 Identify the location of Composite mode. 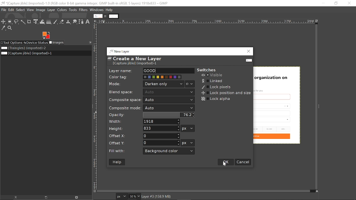
(169, 108).